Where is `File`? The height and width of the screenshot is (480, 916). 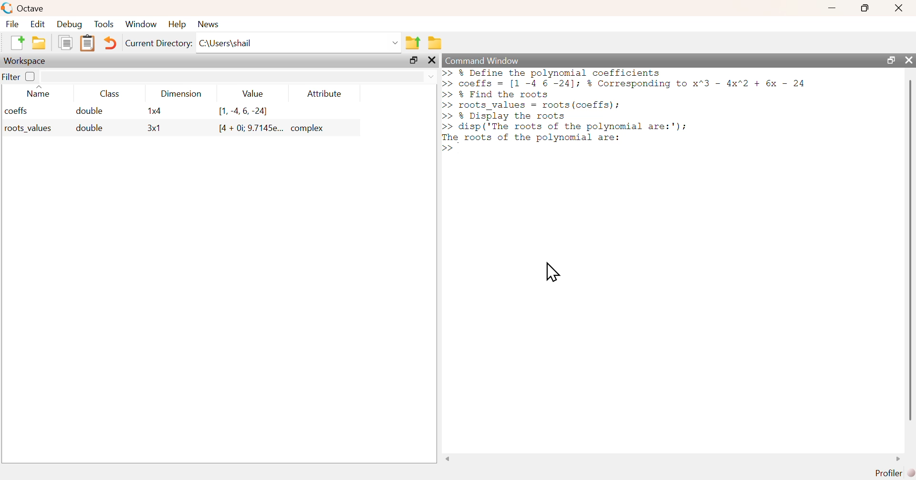
File is located at coordinates (11, 24).